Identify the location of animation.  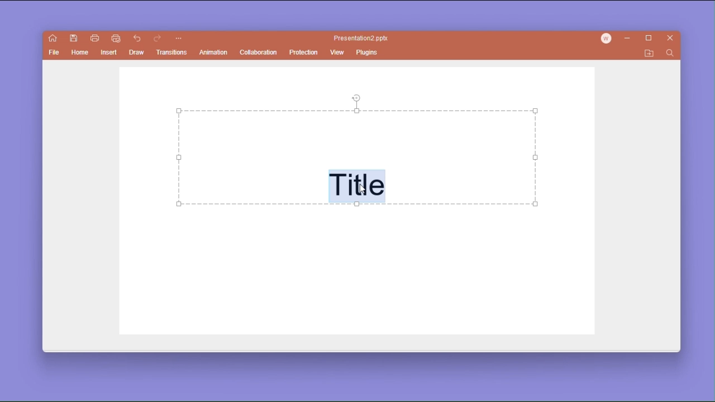
(214, 53).